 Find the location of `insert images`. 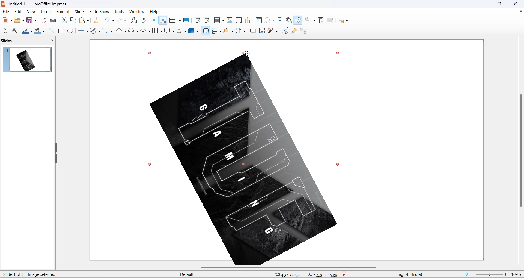

insert images is located at coordinates (230, 20).